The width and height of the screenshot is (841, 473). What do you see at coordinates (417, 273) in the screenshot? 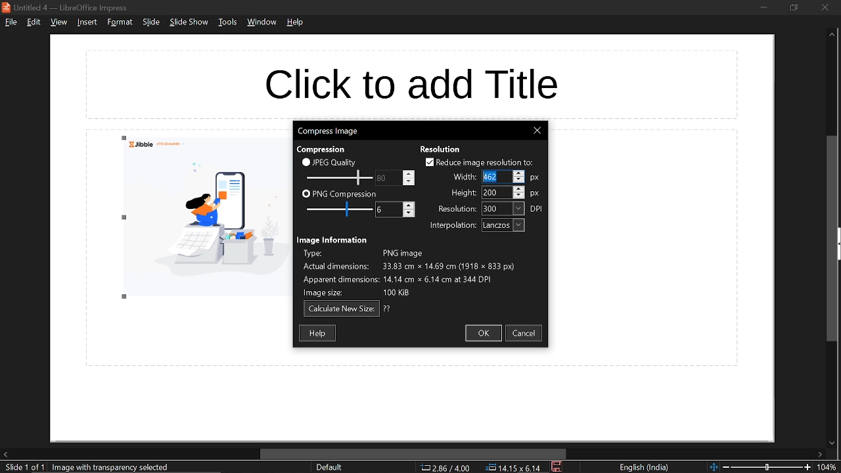
I see `image information describing type of image, actual dimensions, apparent dimensions and image size` at bounding box center [417, 273].